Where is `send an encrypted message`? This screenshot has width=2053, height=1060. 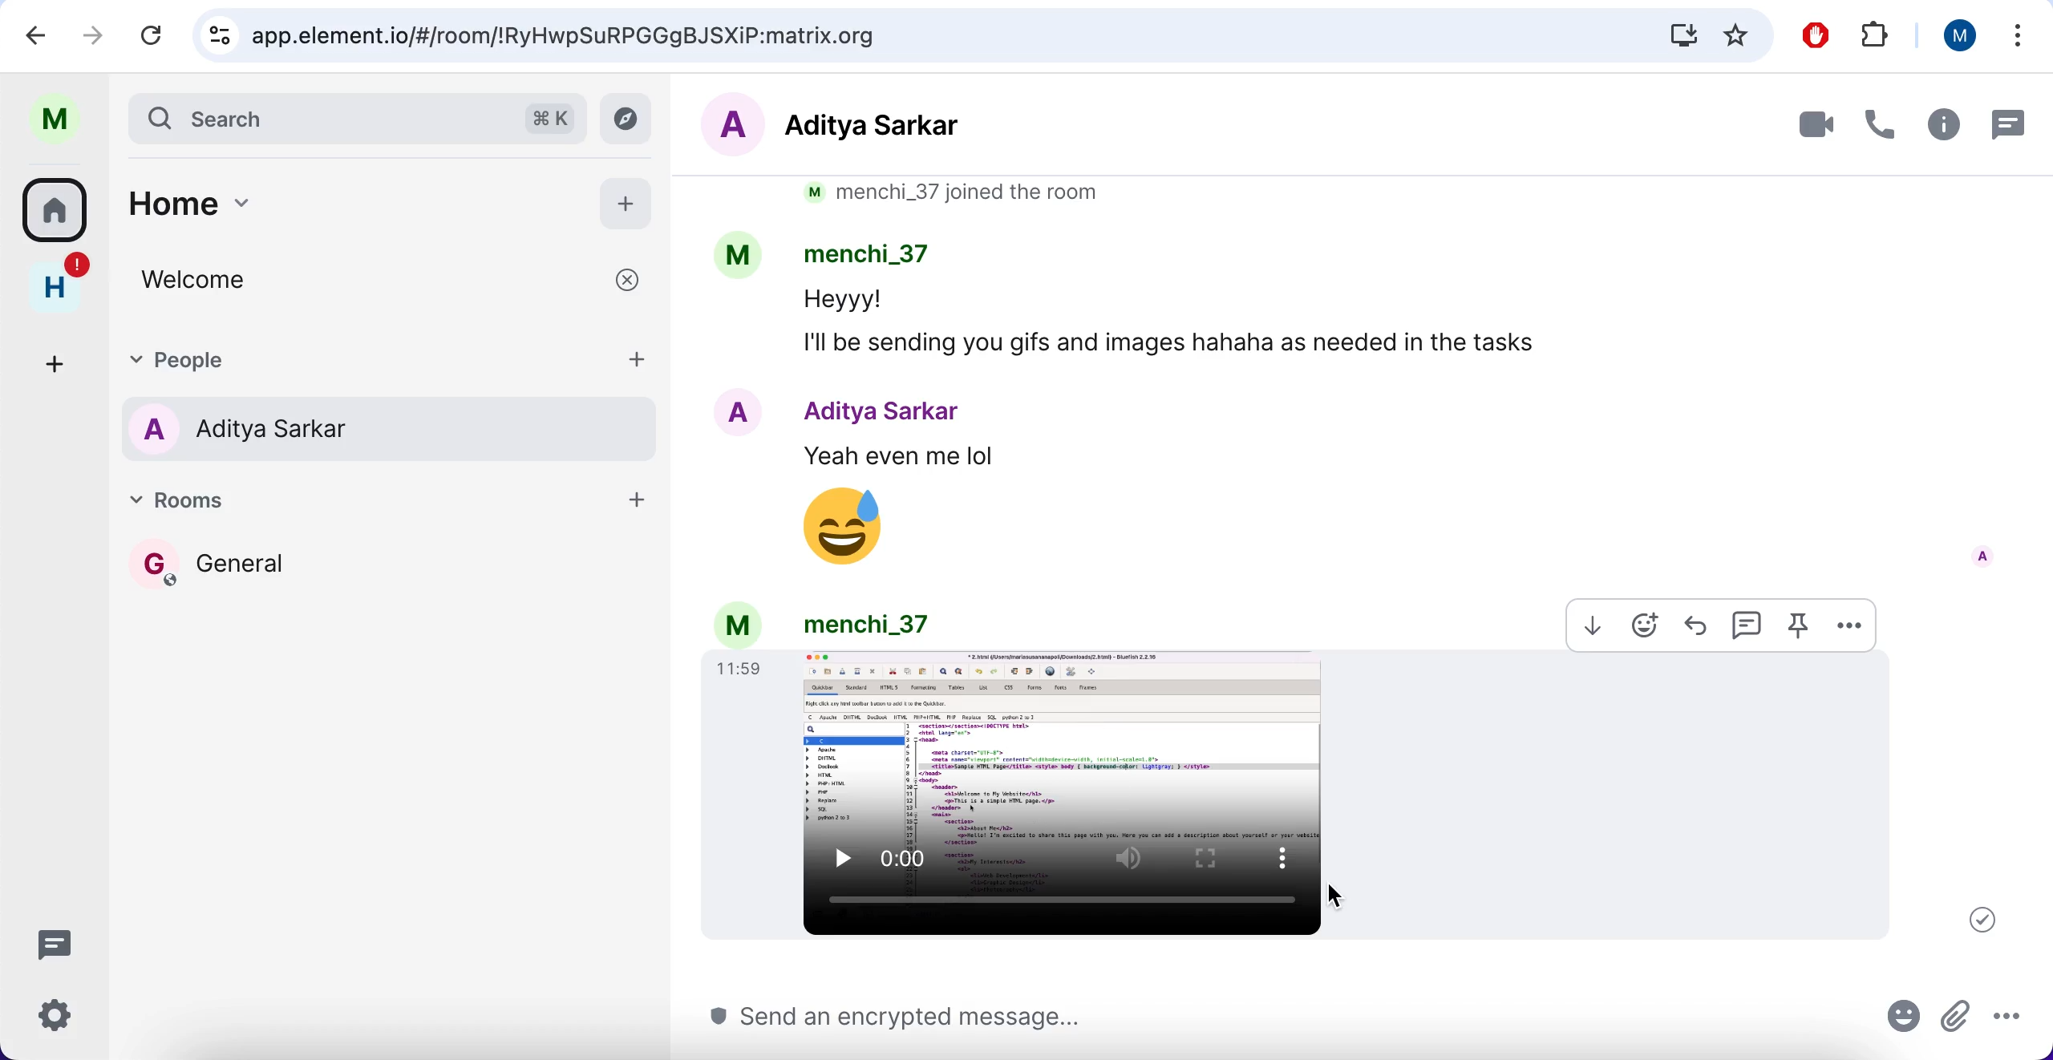 send an encrypted message is located at coordinates (1225, 1022).